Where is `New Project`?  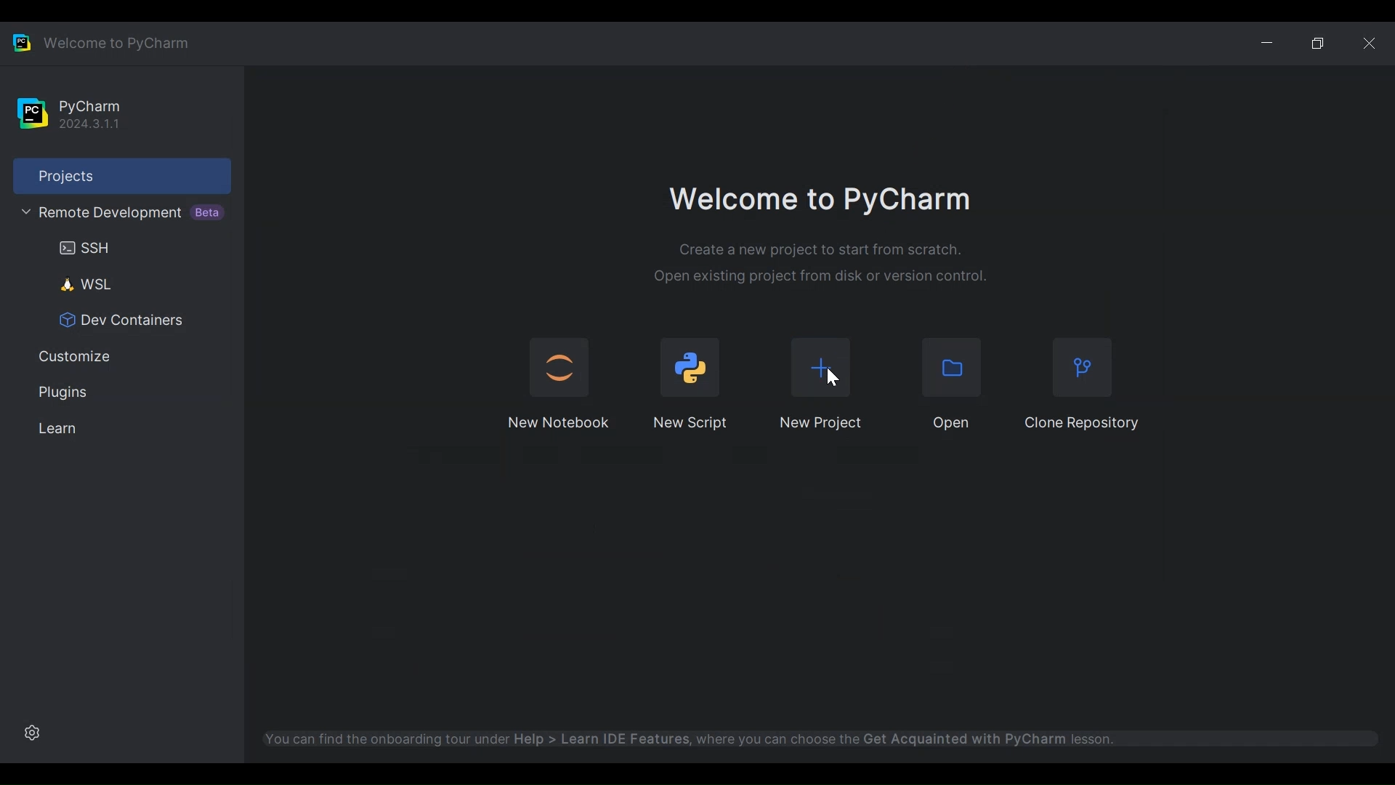 New Project is located at coordinates (820, 424).